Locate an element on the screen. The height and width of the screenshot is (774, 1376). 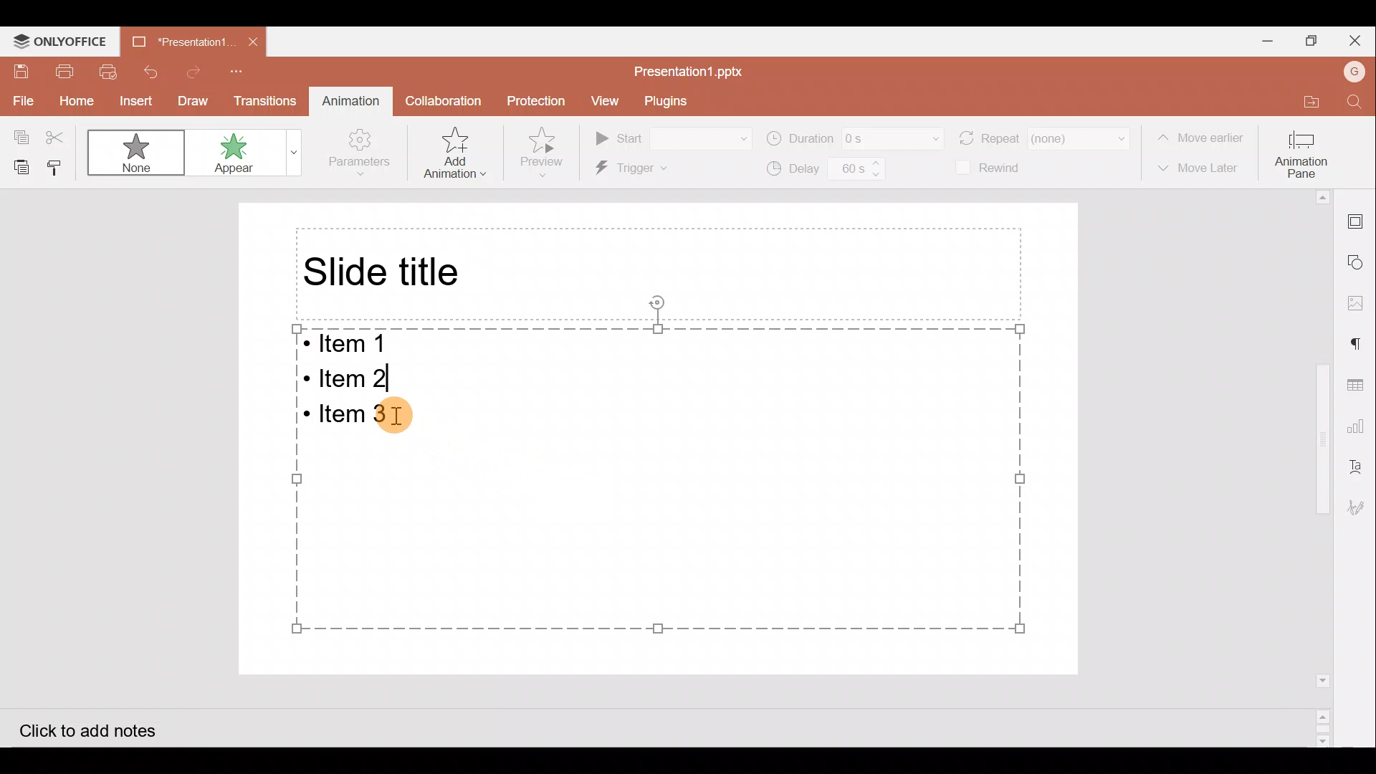
View is located at coordinates (606, 100).